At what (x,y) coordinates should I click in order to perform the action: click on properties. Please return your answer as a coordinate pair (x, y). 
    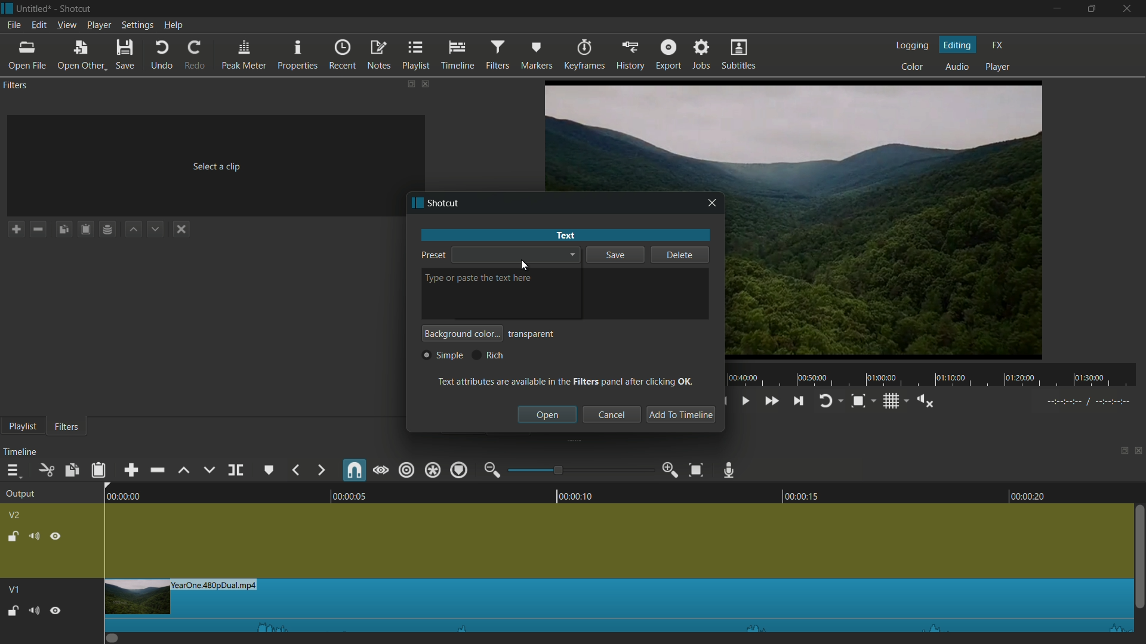
    Looking at the image, I should click on (299, 55).